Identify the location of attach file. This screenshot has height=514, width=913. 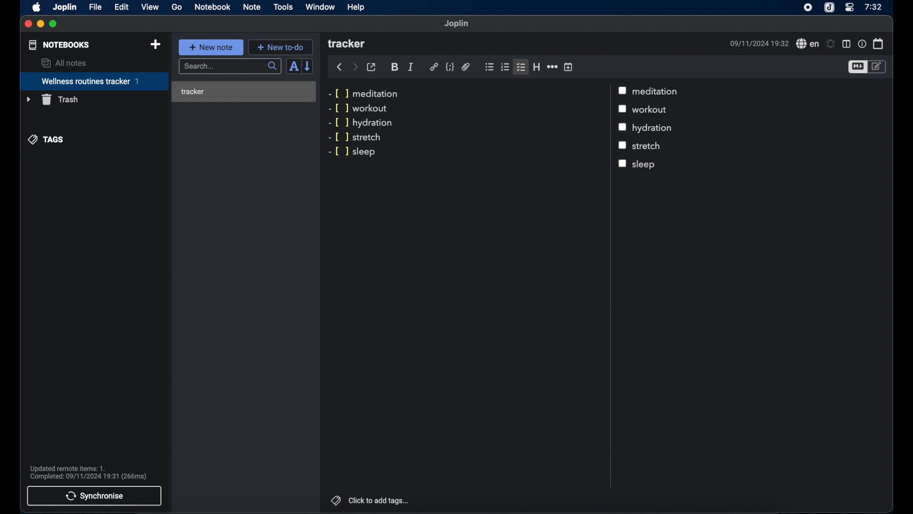
(466, 68).